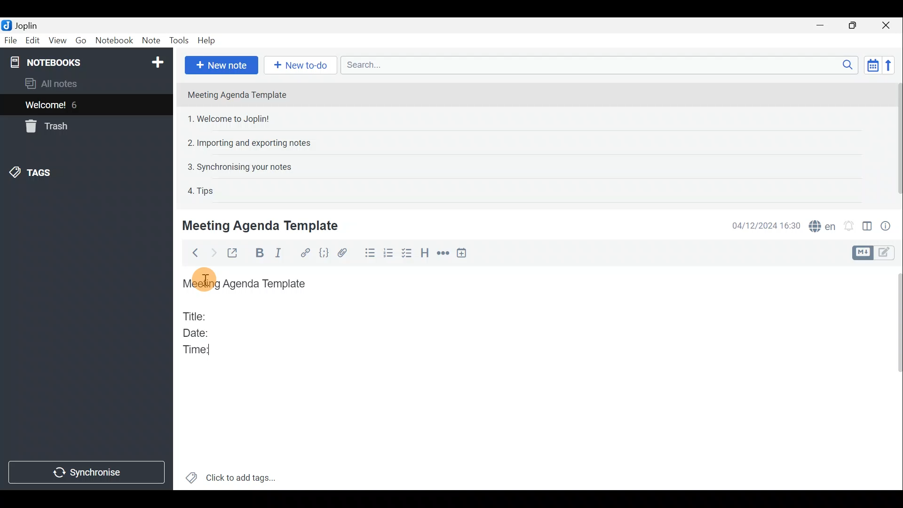 The height and width of the screenshot is (508, 903). Describe the element at coordinates (887, 26) in the screenshot. I see `Close` at that location.